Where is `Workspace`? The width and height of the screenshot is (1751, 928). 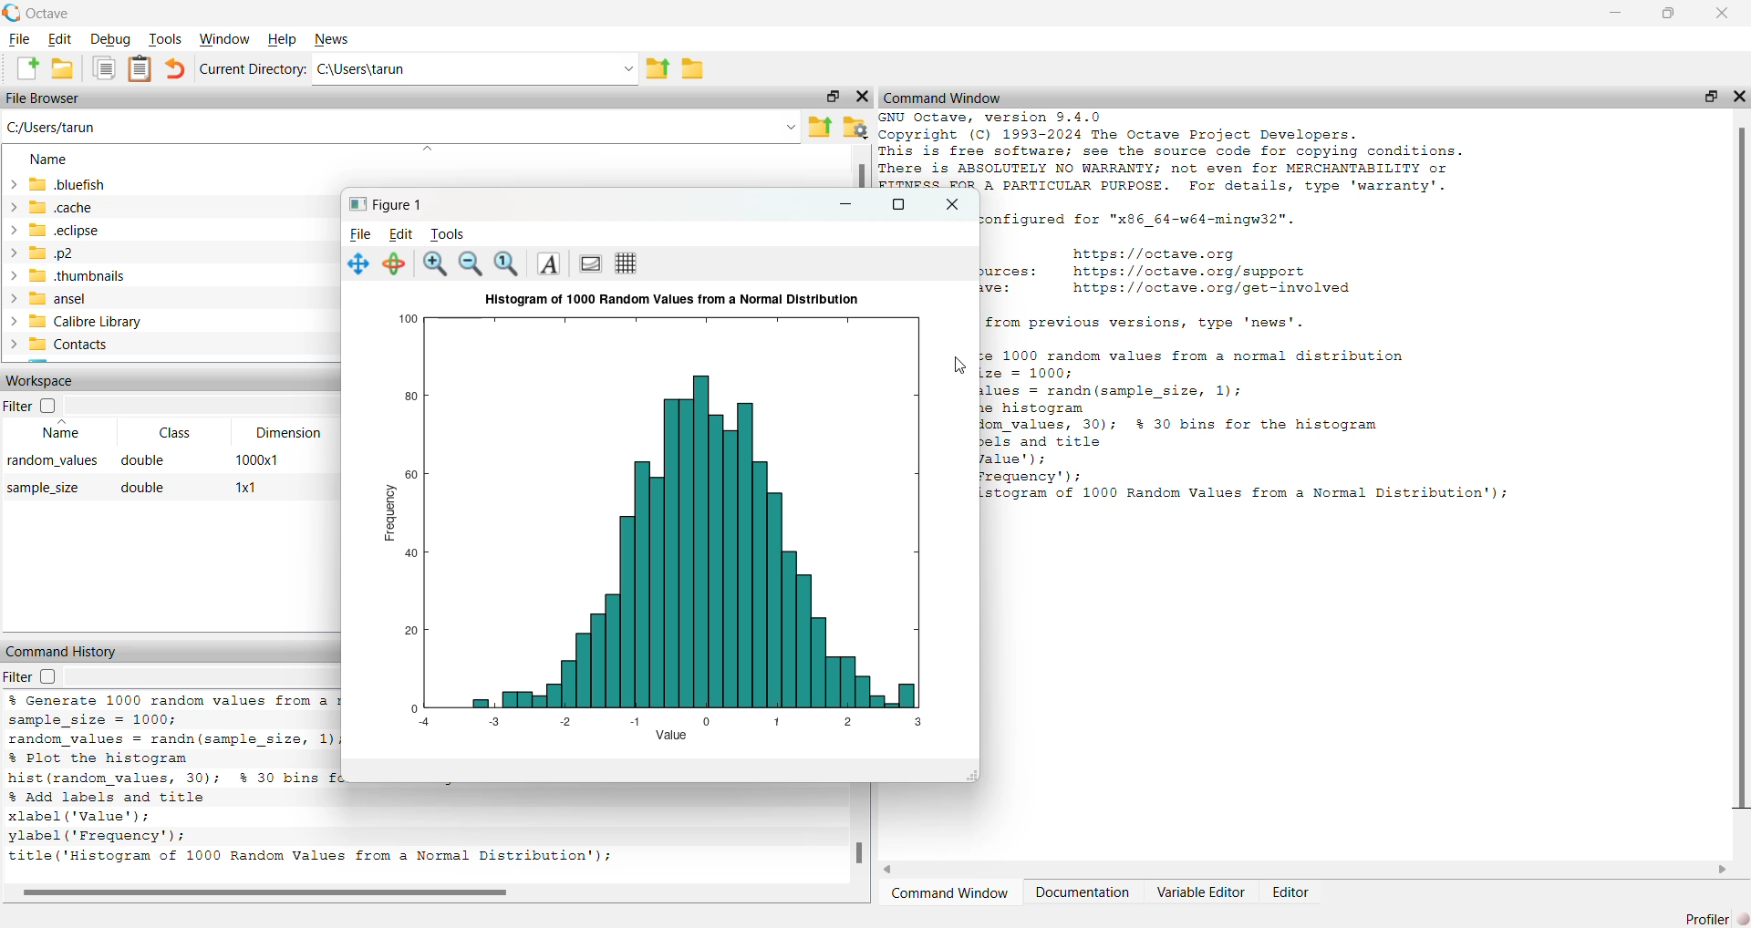
Workspace is located at coordinates (44, 382).